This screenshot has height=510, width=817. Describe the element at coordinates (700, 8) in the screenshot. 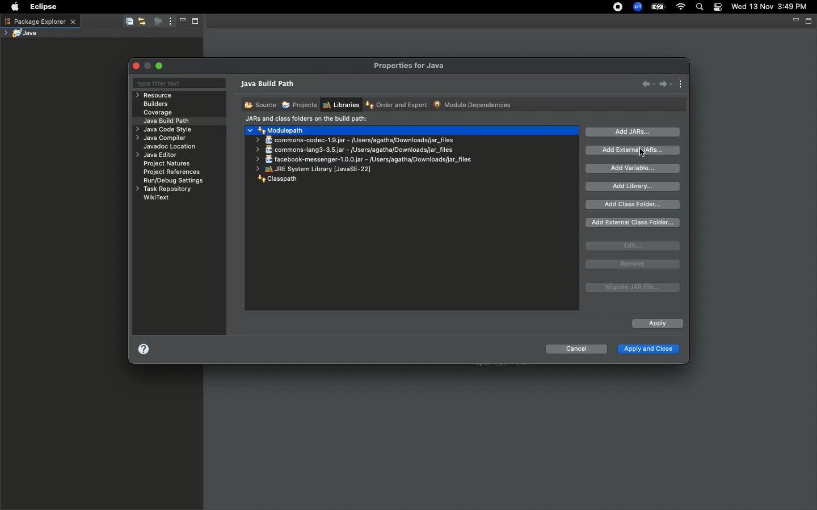

I see `Search` at that location.